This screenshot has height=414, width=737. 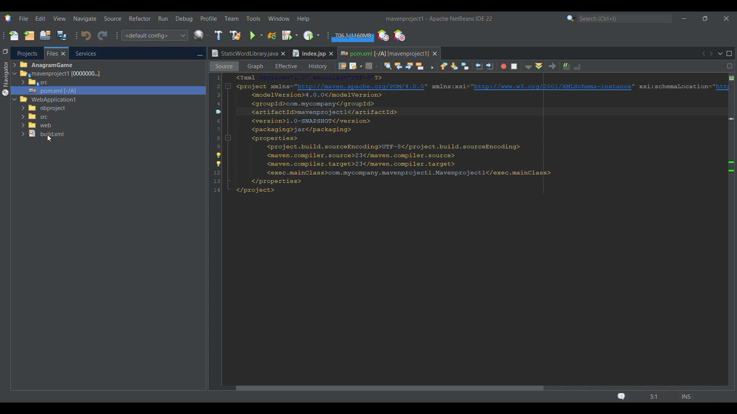 I want to click on Indicates bookmarked, so click(x=218, y=112).